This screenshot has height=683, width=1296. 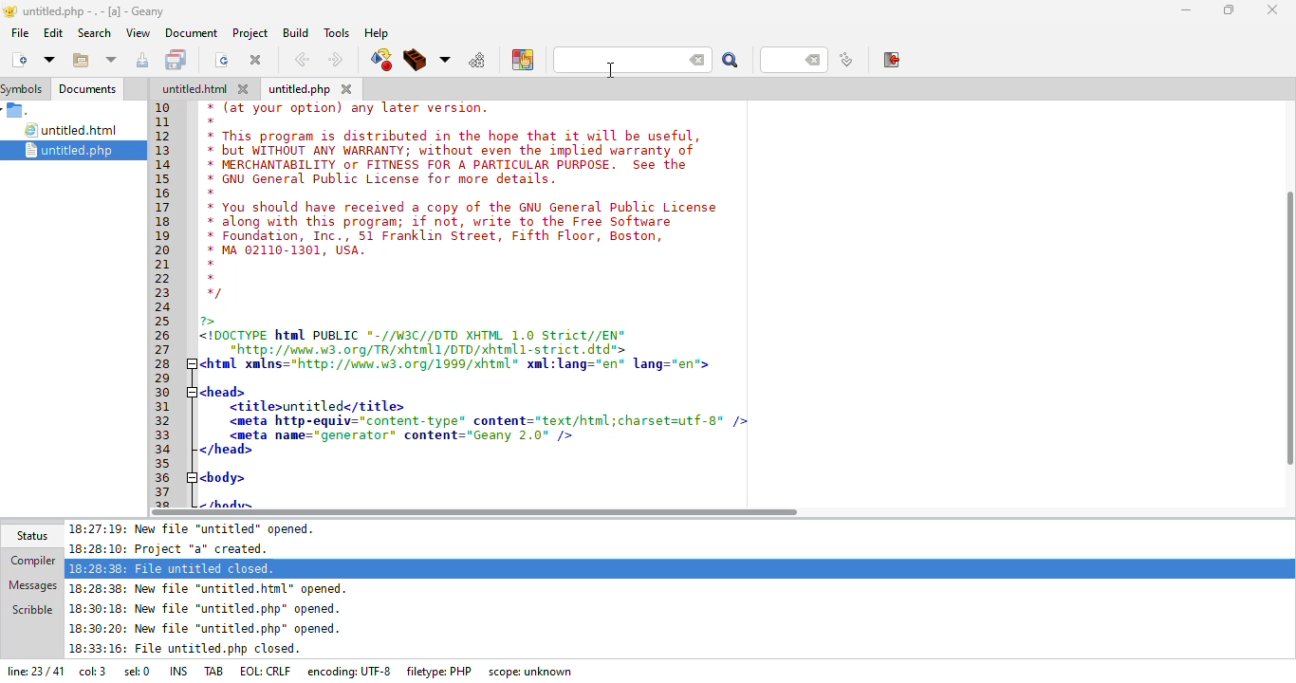 What do you see at coordinates (352, 108) in the screenshot?
I see `* (at your option) any later version.` at bounding box center [352, 108].